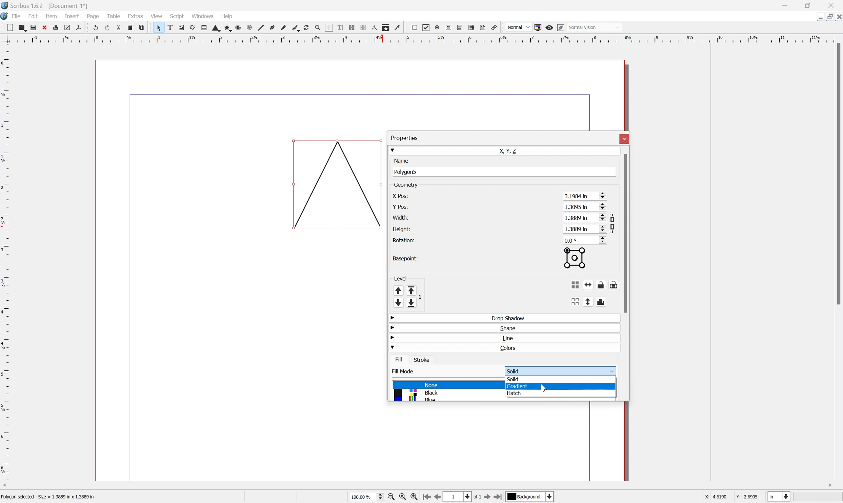 The width and height of the screenshot is (843, 503). Describe the element at coordinates (596, 301) in the screenshot. I see `Flip vertically` at that location.